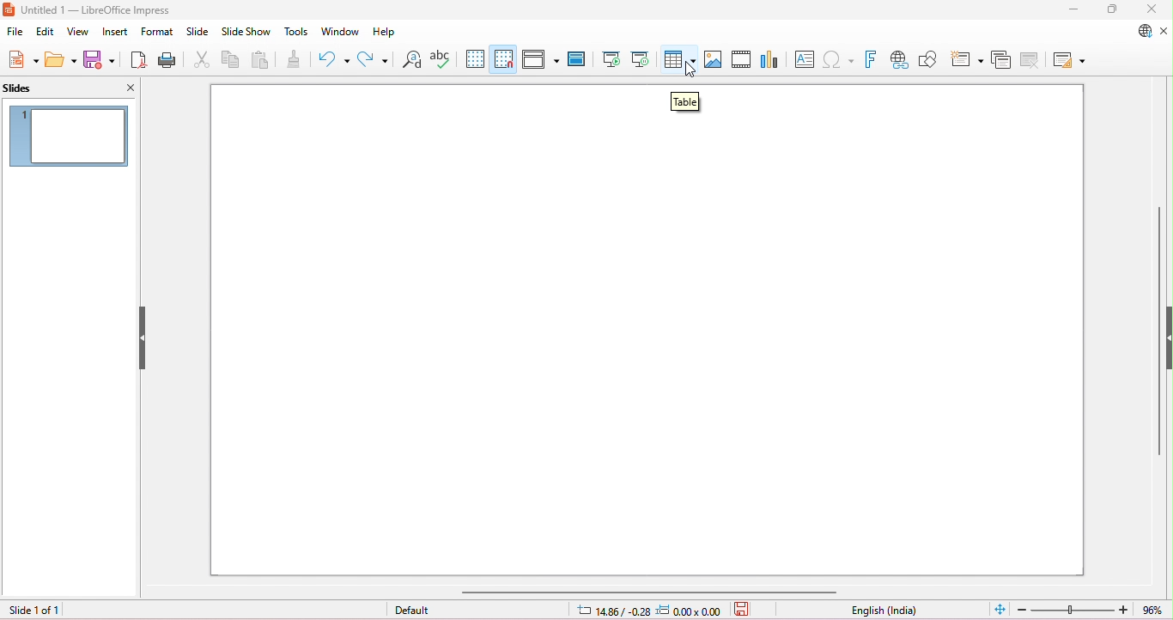  What do you see at coordinates (1032, 60) in the screenshot?
I see `delete slide` at bounding box center [1032, 60].